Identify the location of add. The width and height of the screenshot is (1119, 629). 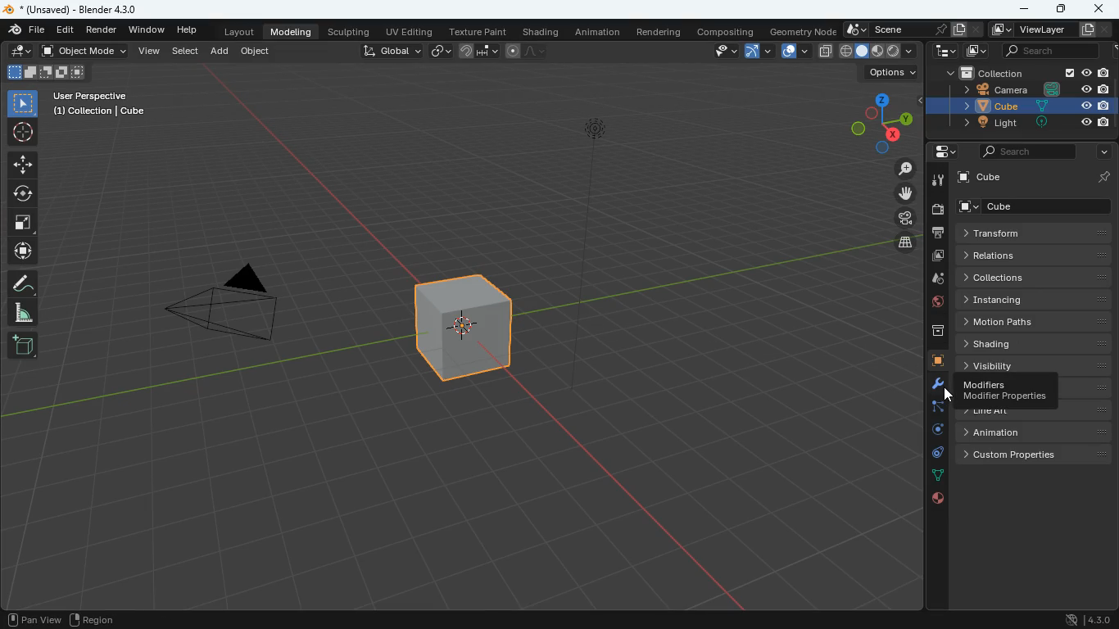
(218, 52).